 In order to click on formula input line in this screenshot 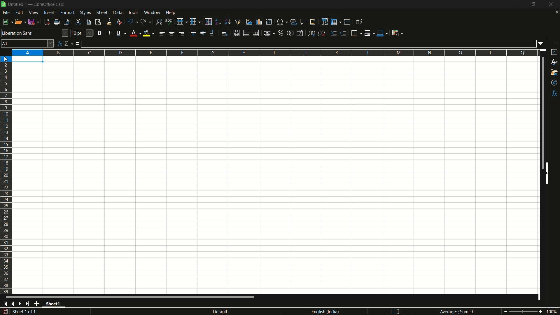, I will do `click(309, 43)`.